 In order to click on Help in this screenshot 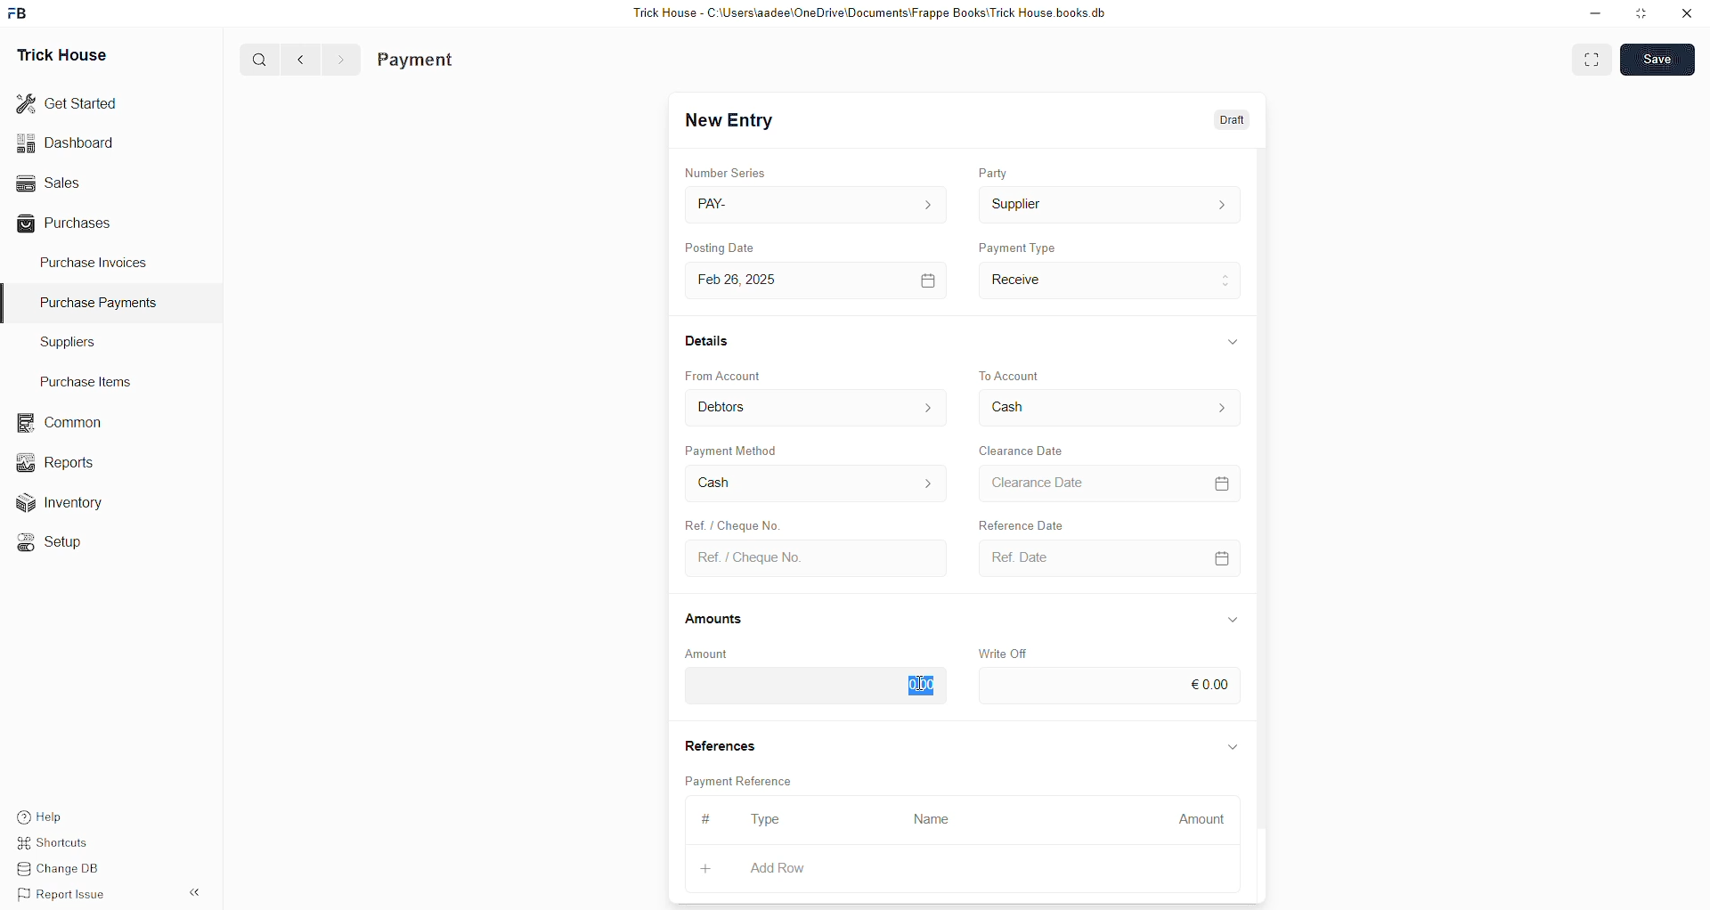, I will do `click(39, 817)`.